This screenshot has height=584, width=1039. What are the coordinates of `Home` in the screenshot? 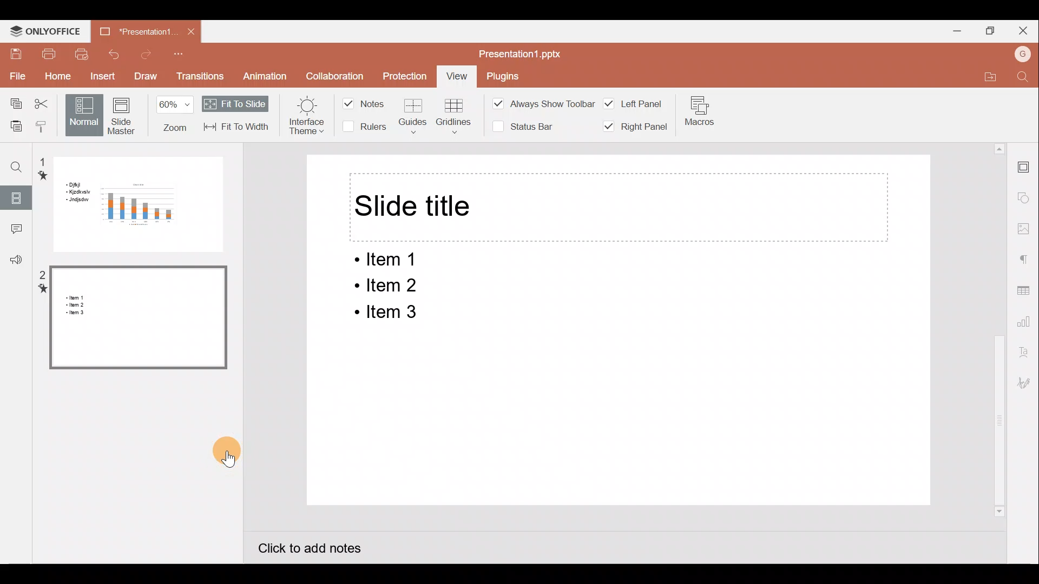 It's located at (57, 76).